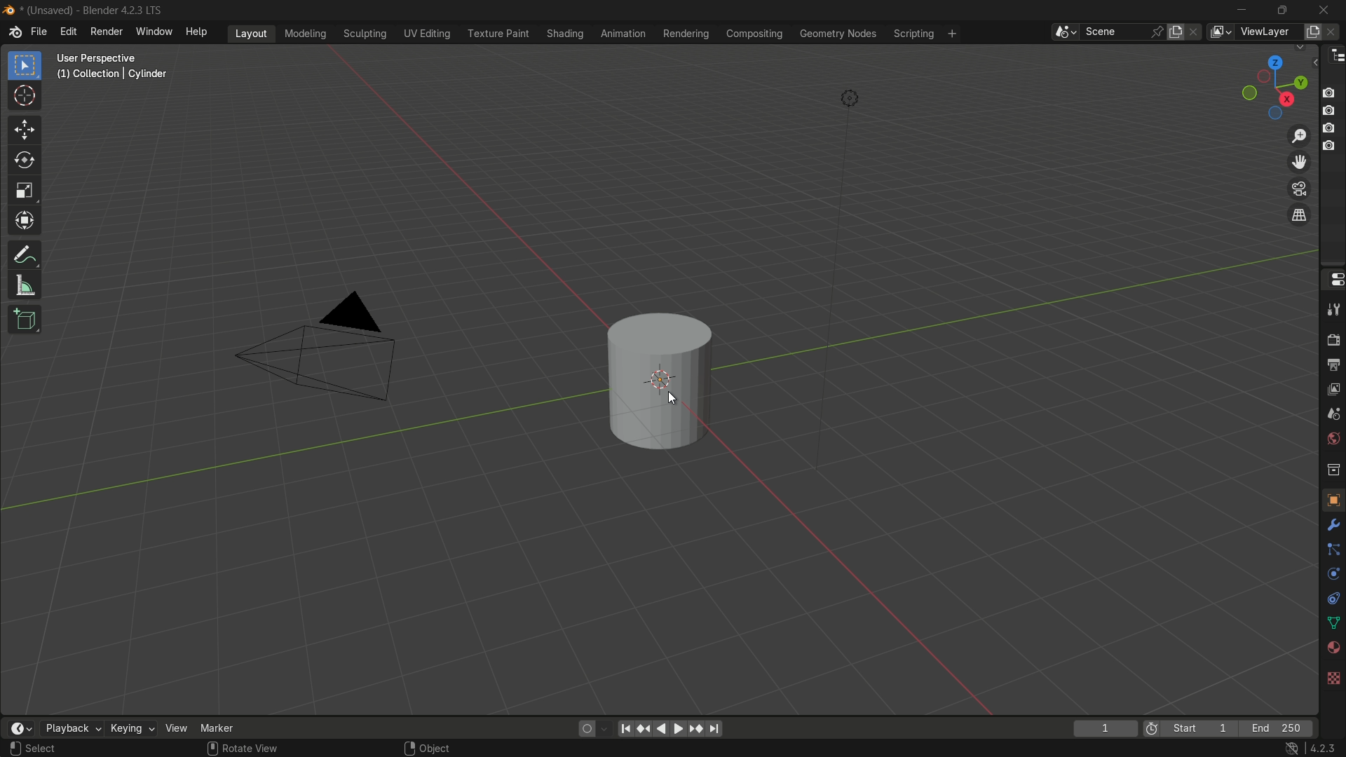  I want to click on light, so click(851, 99).